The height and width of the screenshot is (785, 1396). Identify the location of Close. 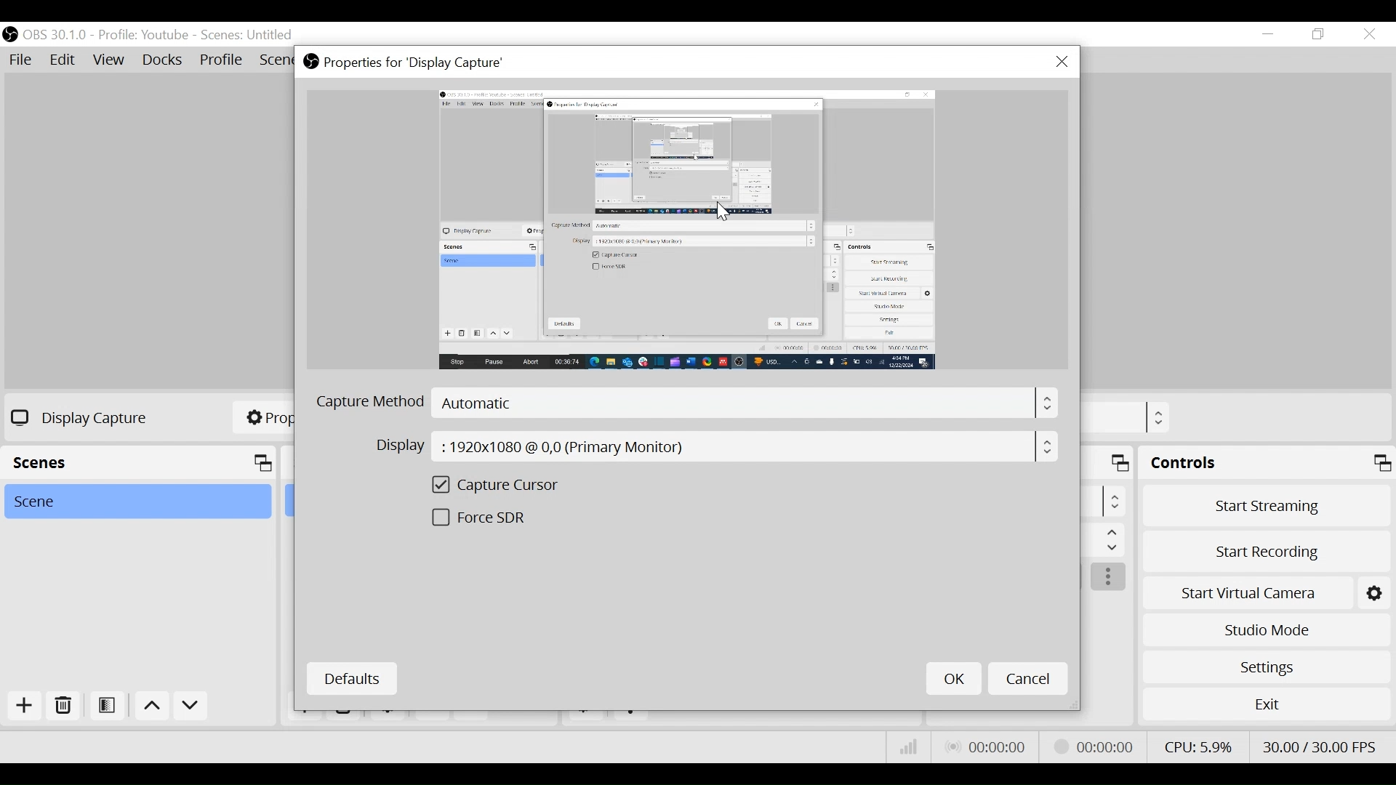
(1371, 36).